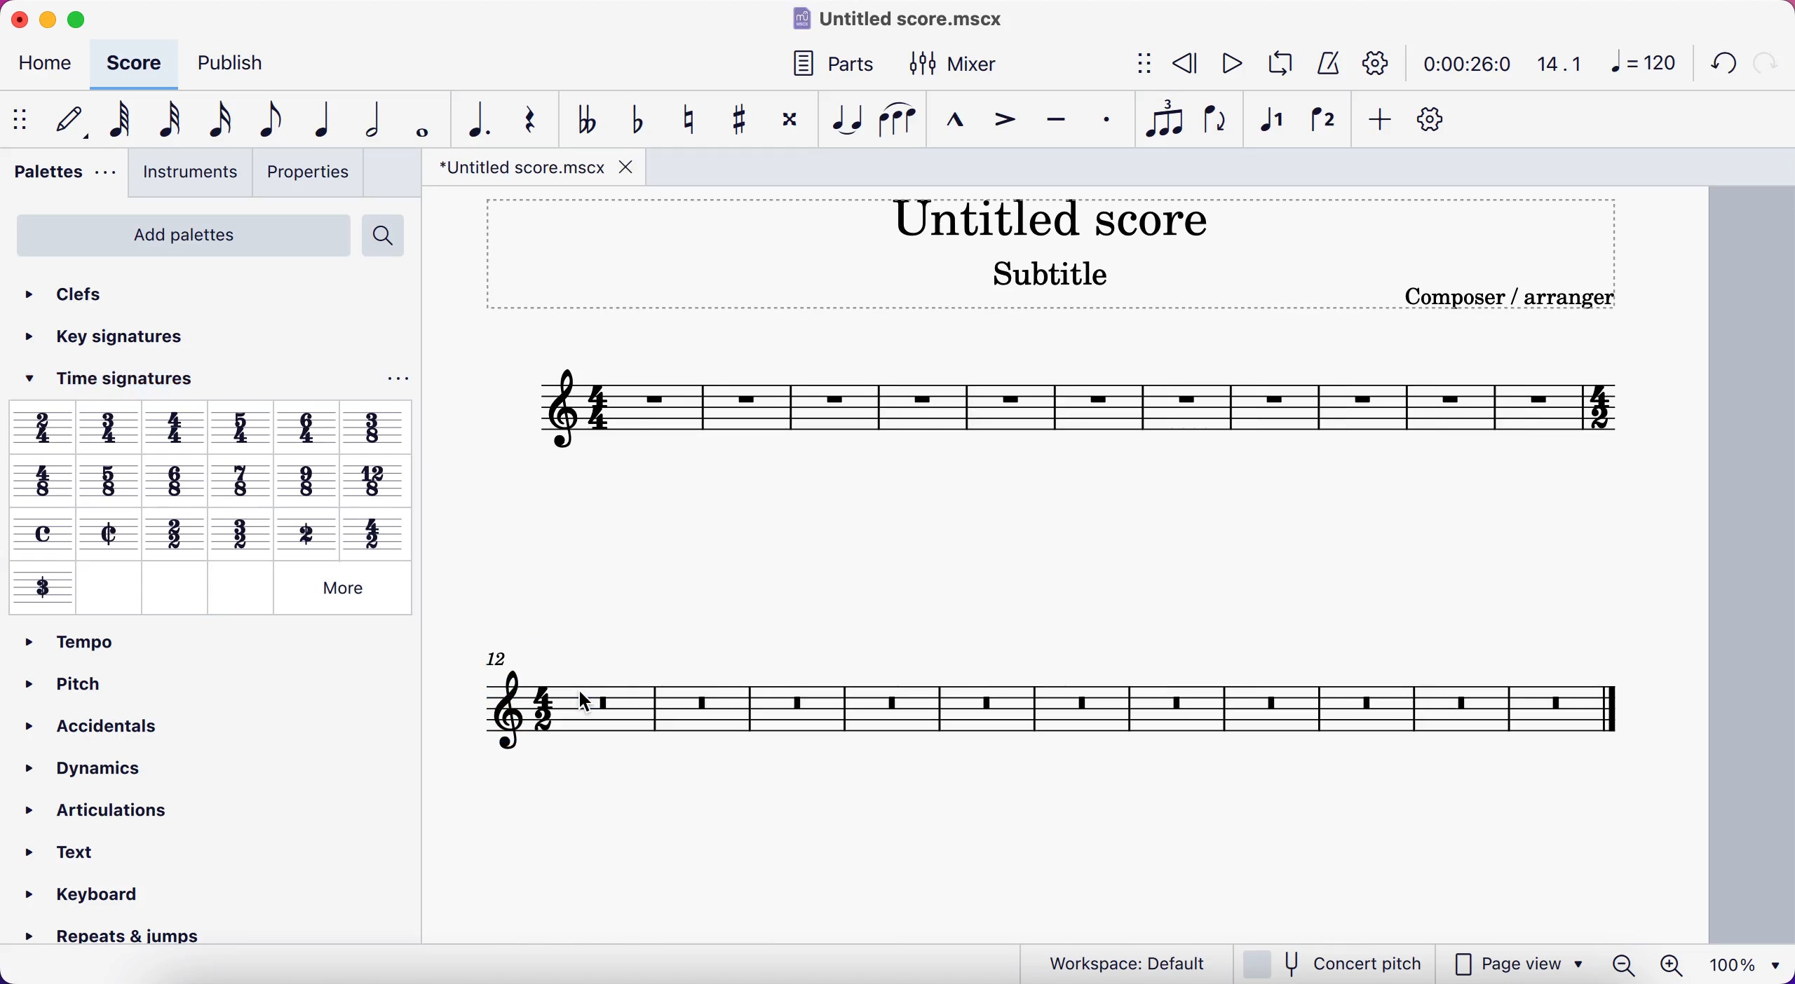  I want to click on title, so click(527, 169).